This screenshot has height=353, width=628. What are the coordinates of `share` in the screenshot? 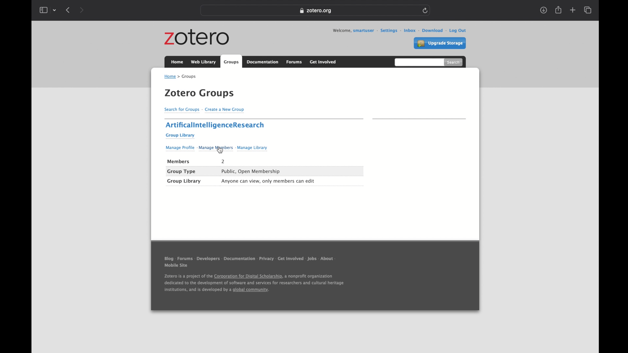 It's located at (558, 10).